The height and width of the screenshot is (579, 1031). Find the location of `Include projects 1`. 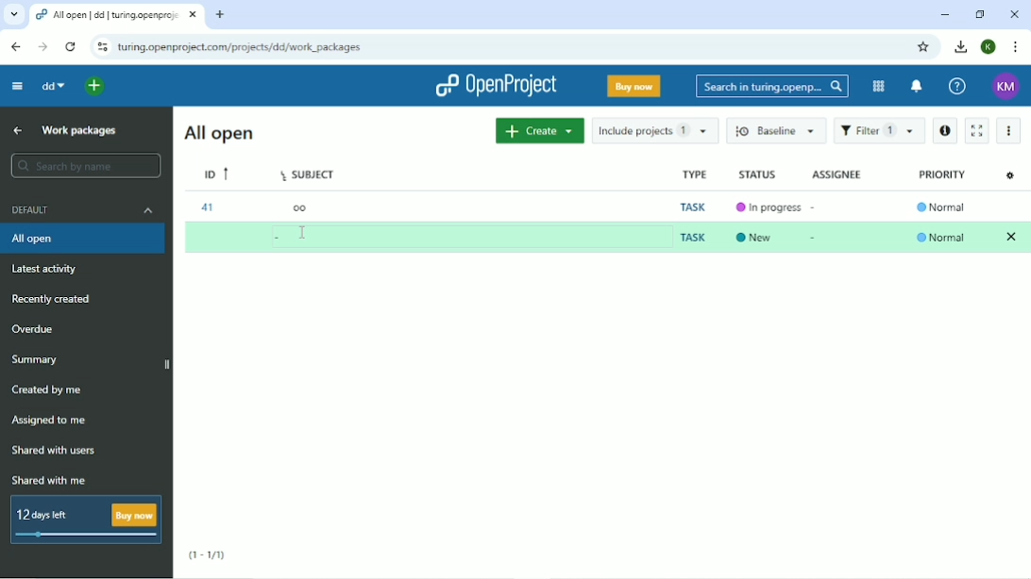

Include projects 1 is located at coordinates (653, 131).